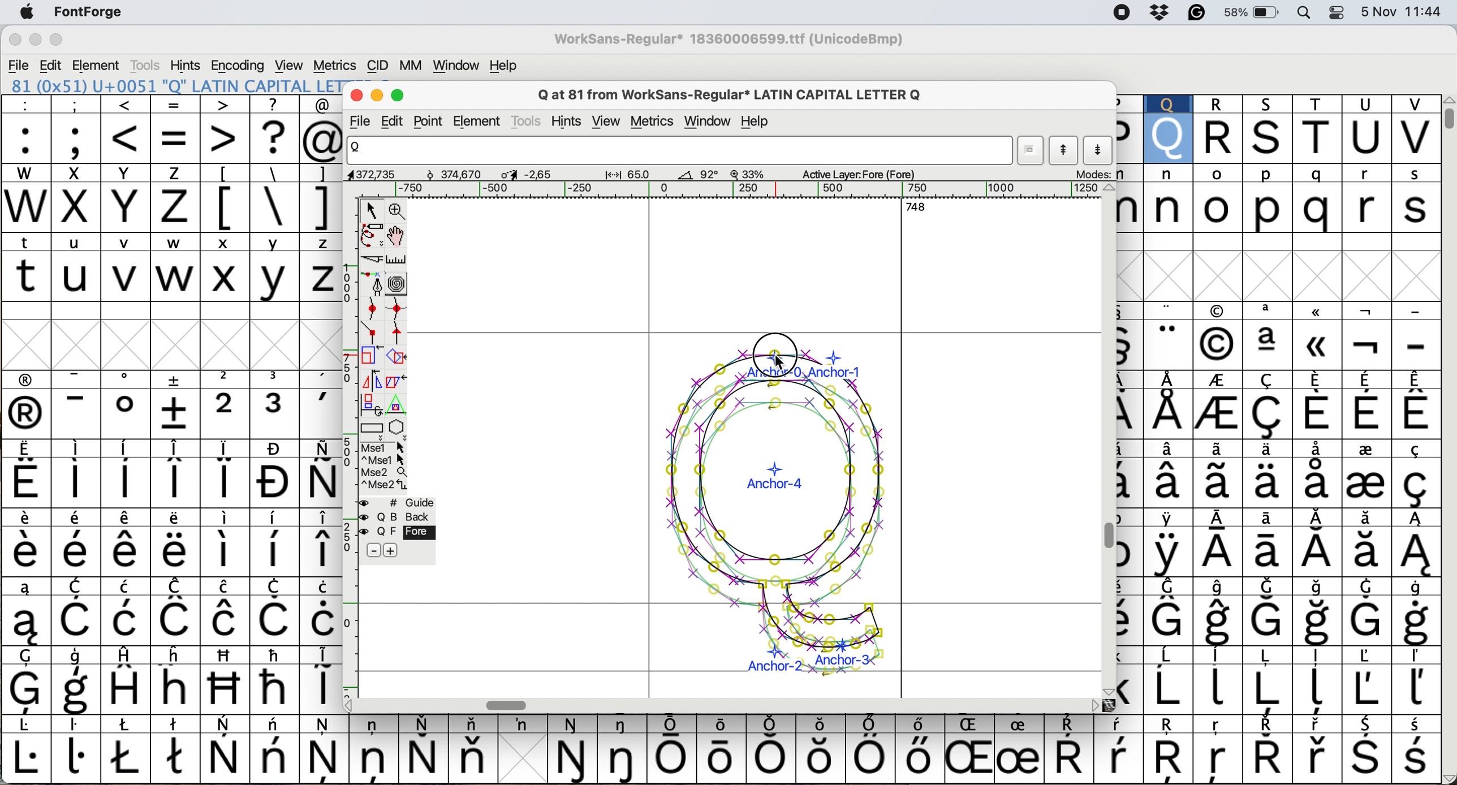 This screenshot has width=1457, height=785. I want to click on horizontal scroll bar, so click(694, 190).